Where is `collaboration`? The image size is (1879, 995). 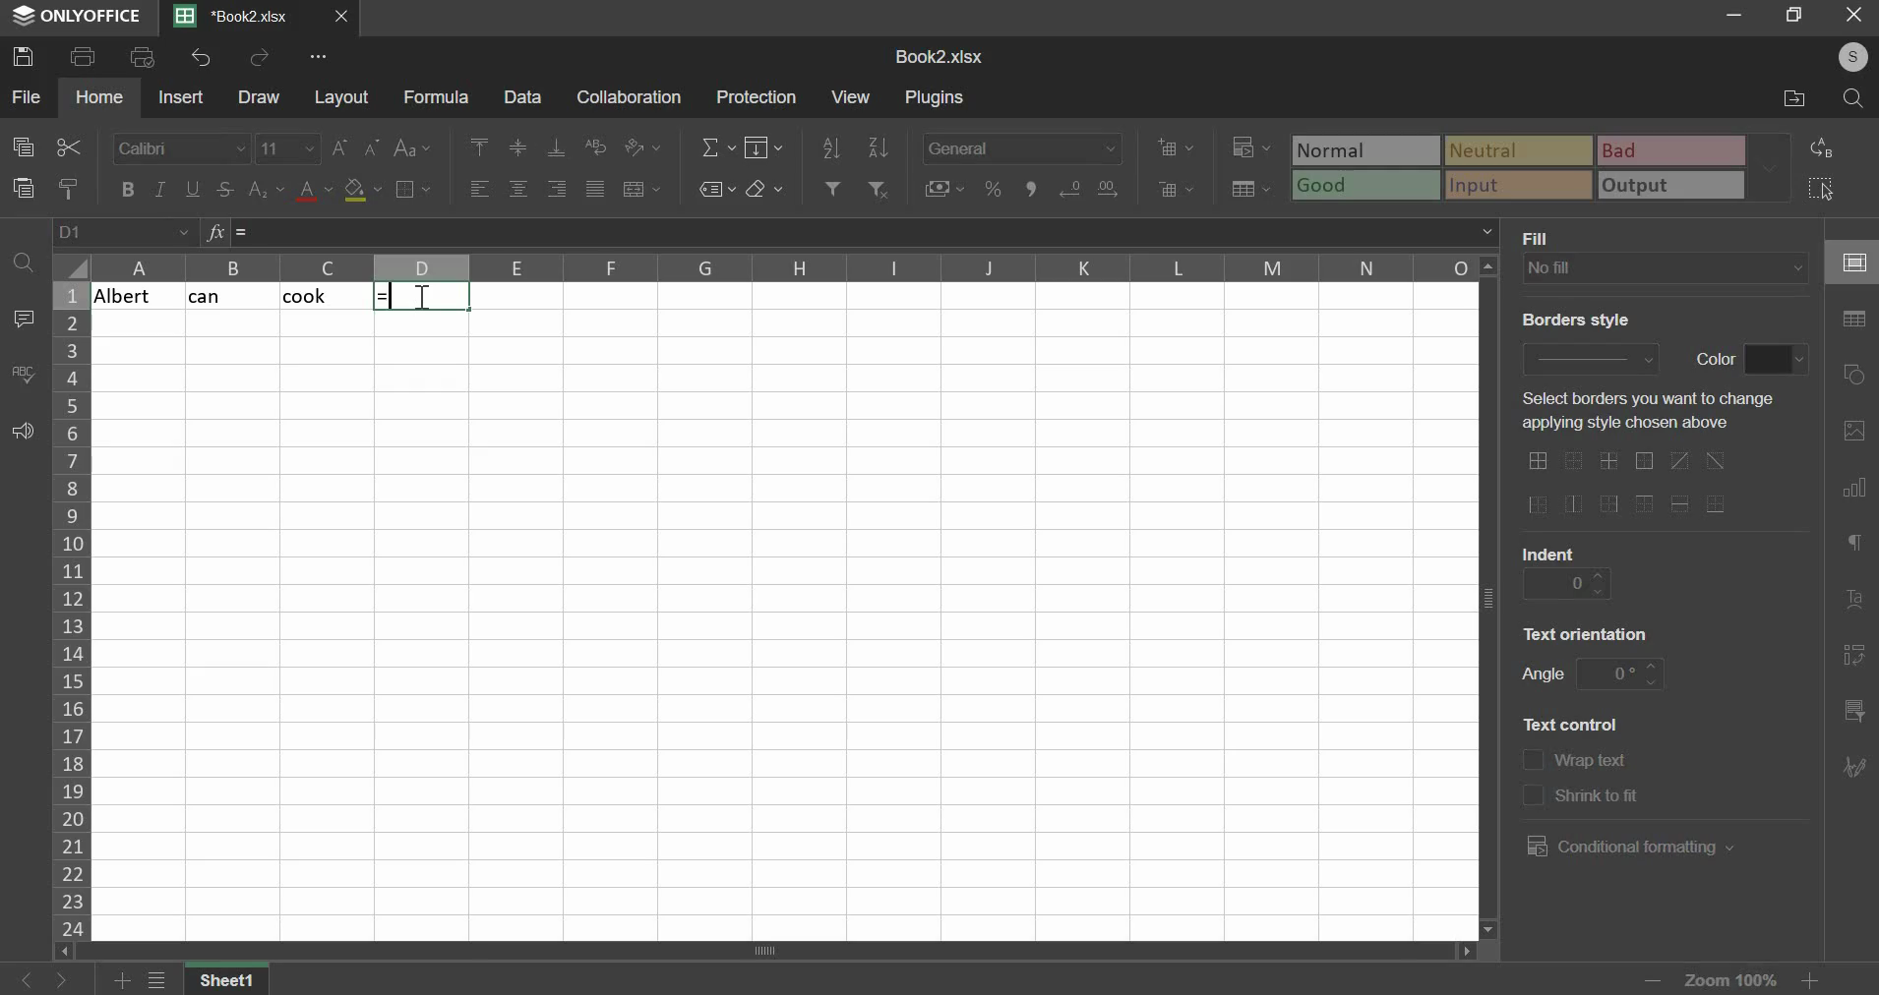
collaboration is located at coordinates (631, 98).